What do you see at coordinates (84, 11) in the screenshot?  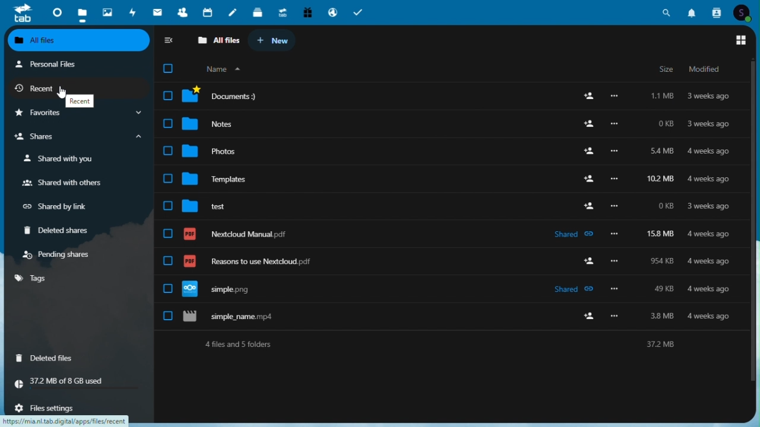 I see `Files` at bounding box center [84, 11].